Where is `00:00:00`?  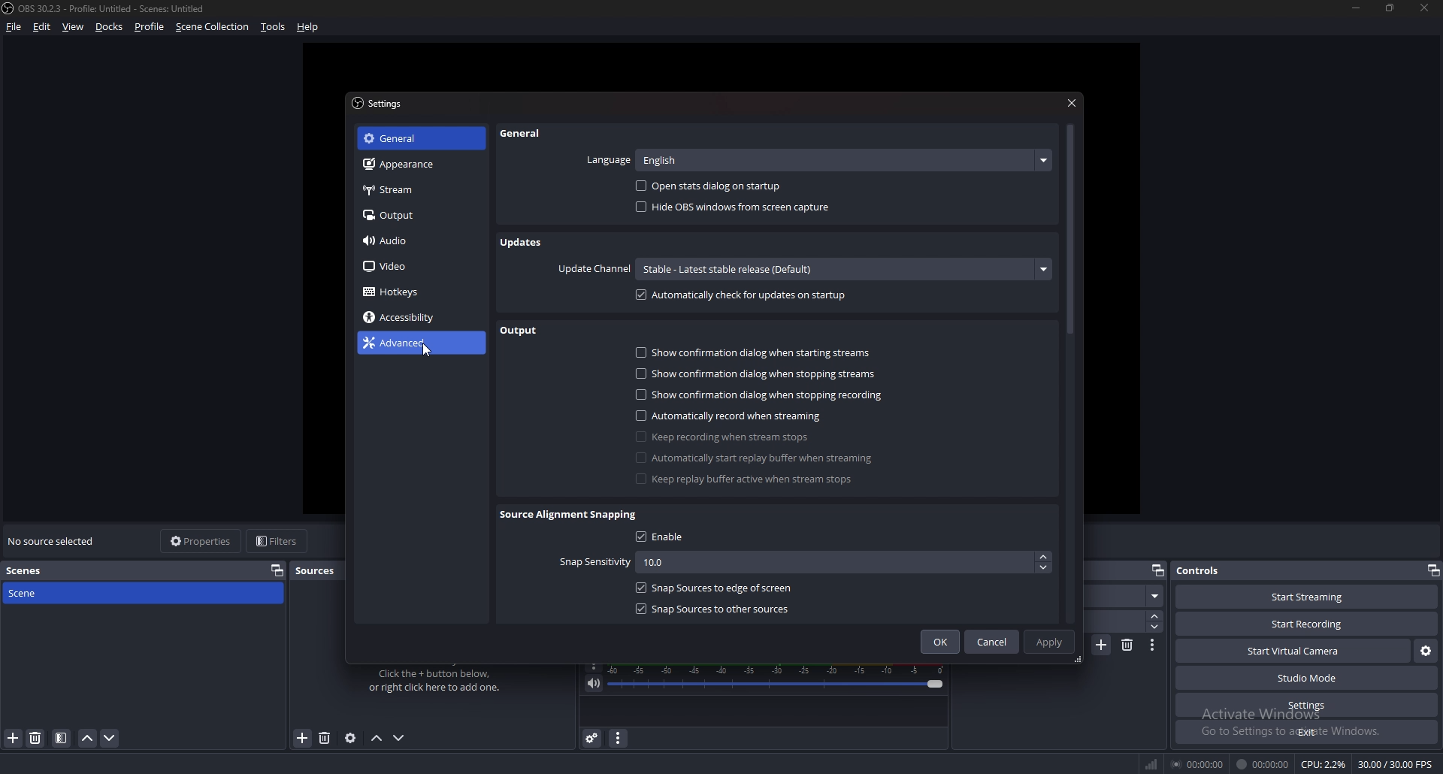
00:00:00 is located at coordinates (1264, 764).